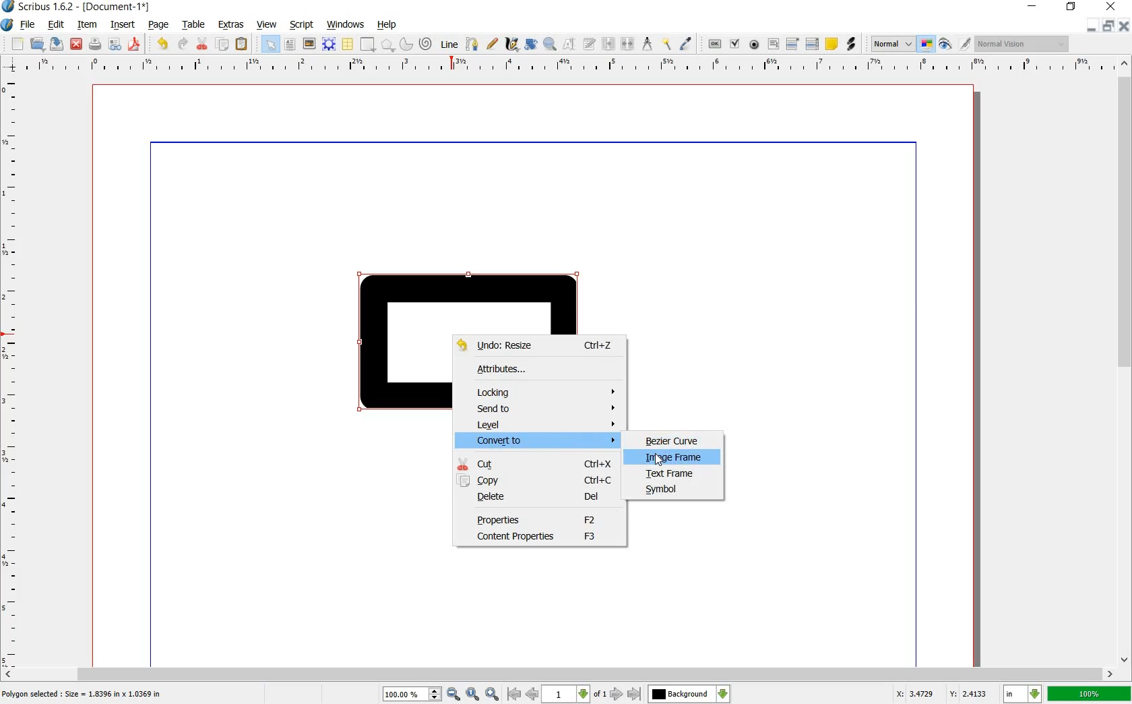 This screenshot has height=704, width=1132. Describe the element at coordinates (1071, 7) in the screenshot. I see `restore` at that location.